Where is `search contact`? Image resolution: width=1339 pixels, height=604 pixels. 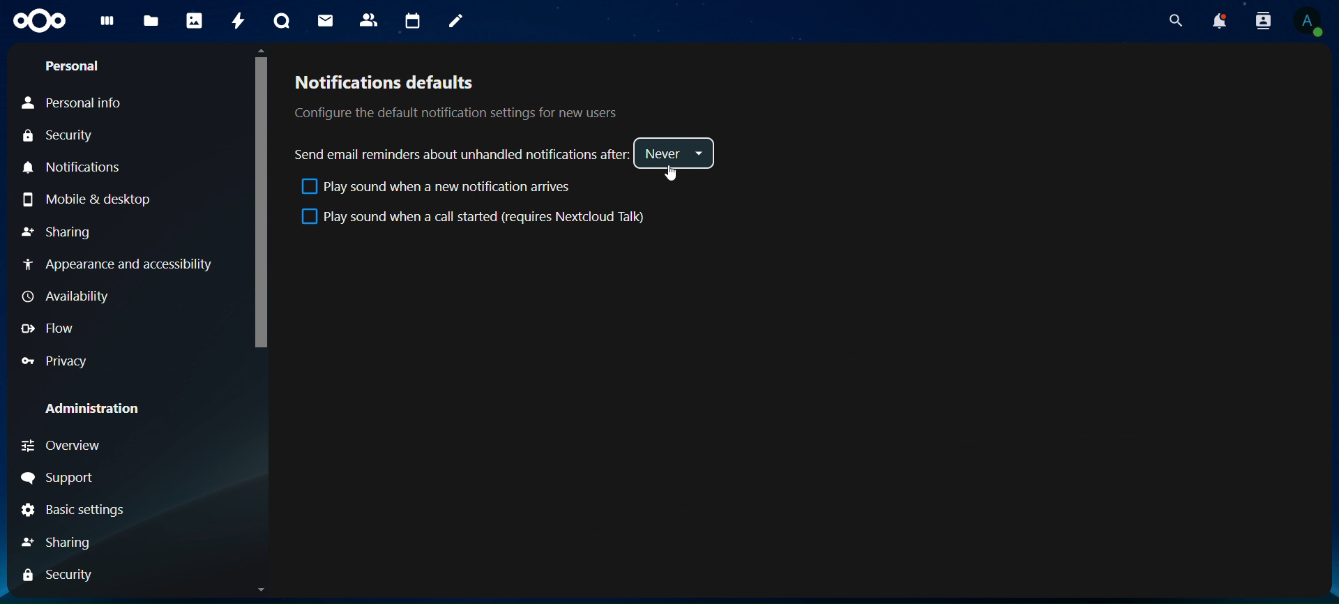
search contact is located at coordinates (1261, 20).